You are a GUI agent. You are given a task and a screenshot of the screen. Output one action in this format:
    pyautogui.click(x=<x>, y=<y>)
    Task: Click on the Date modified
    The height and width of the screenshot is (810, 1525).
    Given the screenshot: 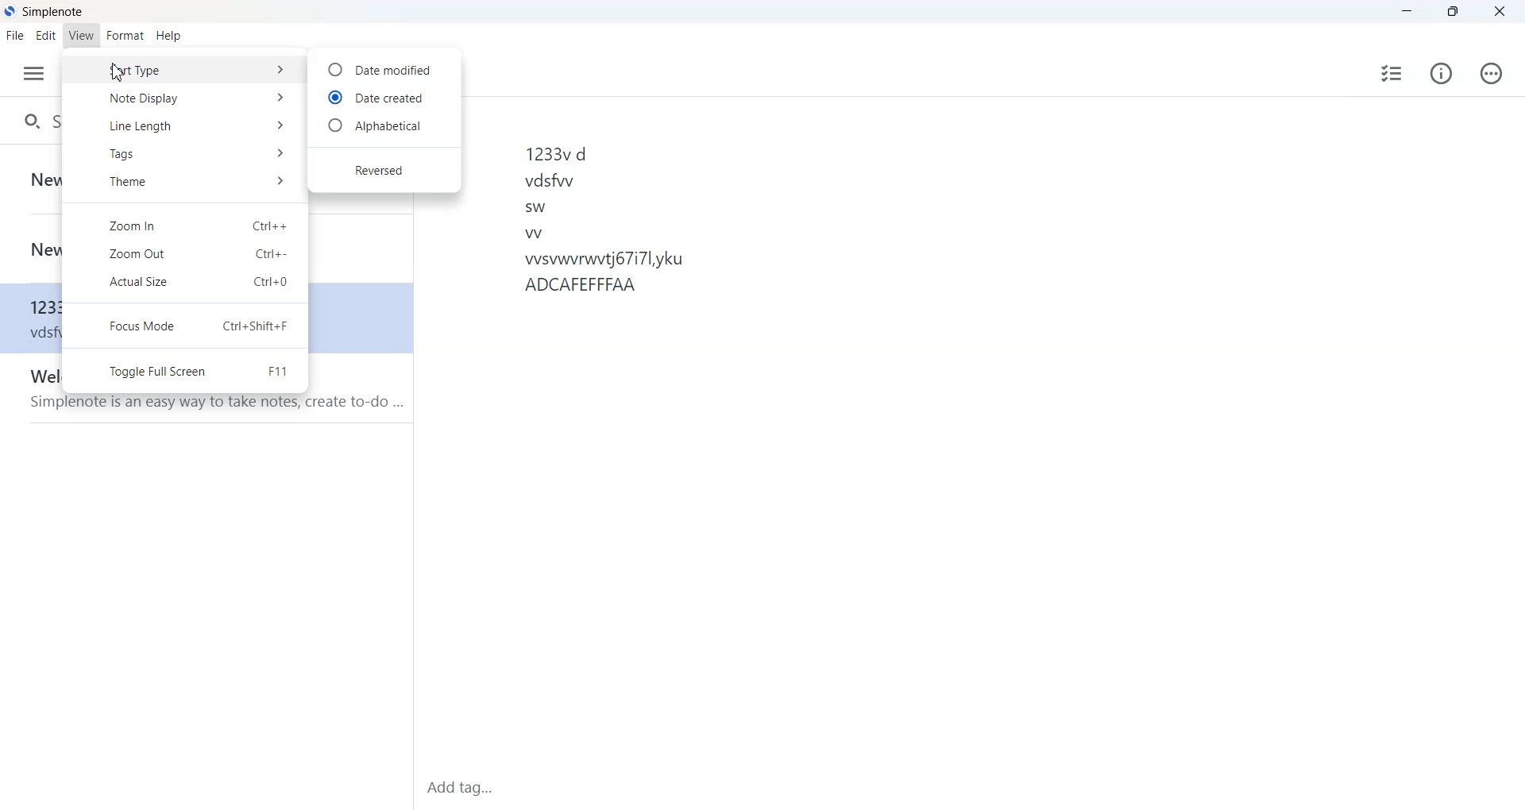 What is the action you would take?
    pyautogui.click(x=383, y=69)
    